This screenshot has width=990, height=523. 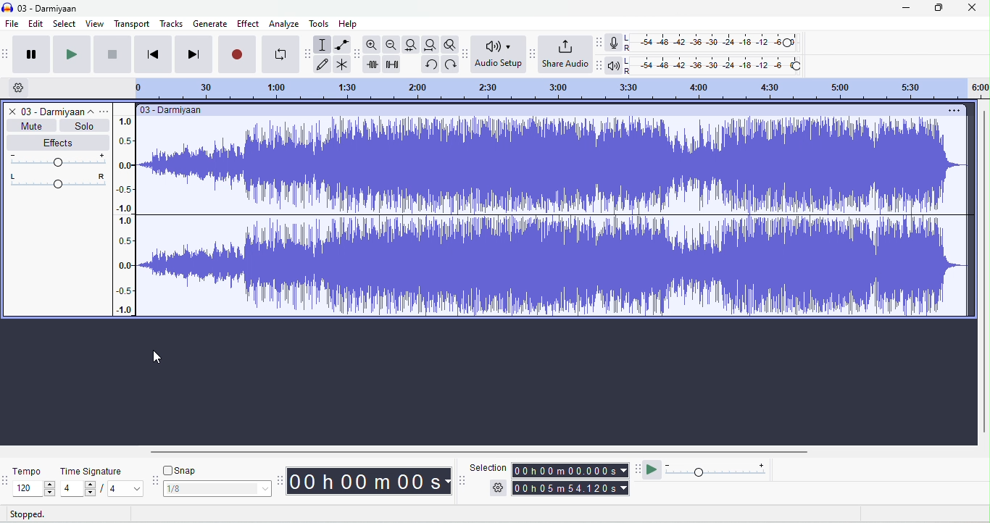 What do you see at coordinates (571, 469) in the screenshot?
I see `selection time` at bounding box center [571, 469].